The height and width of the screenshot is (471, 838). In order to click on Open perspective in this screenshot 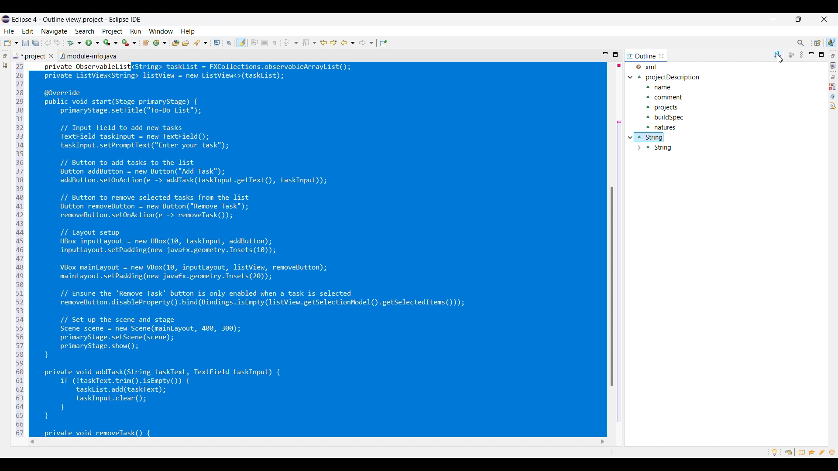, I will do `click(817, 43)`.